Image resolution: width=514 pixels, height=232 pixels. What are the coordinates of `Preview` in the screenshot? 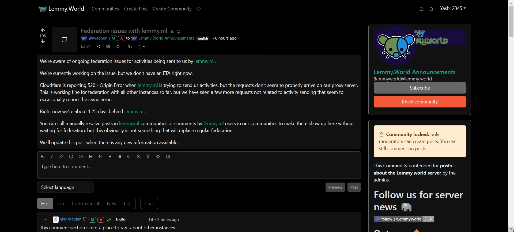 It's located at (335, 187).